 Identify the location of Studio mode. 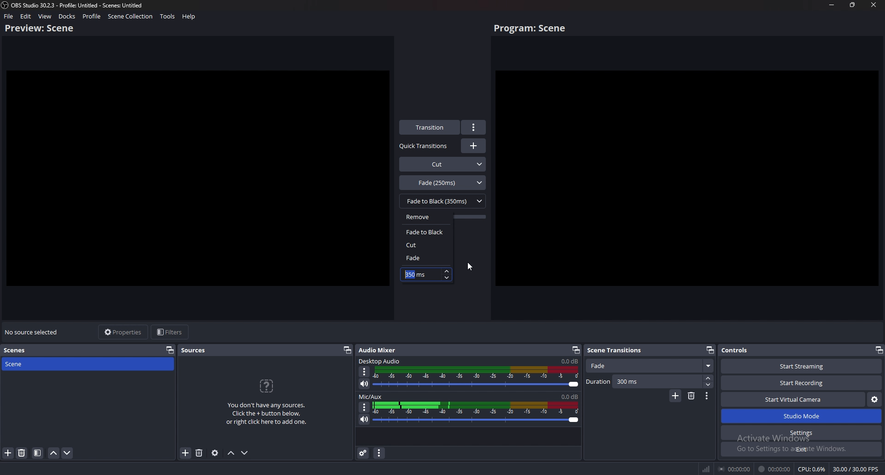
(802, 416).